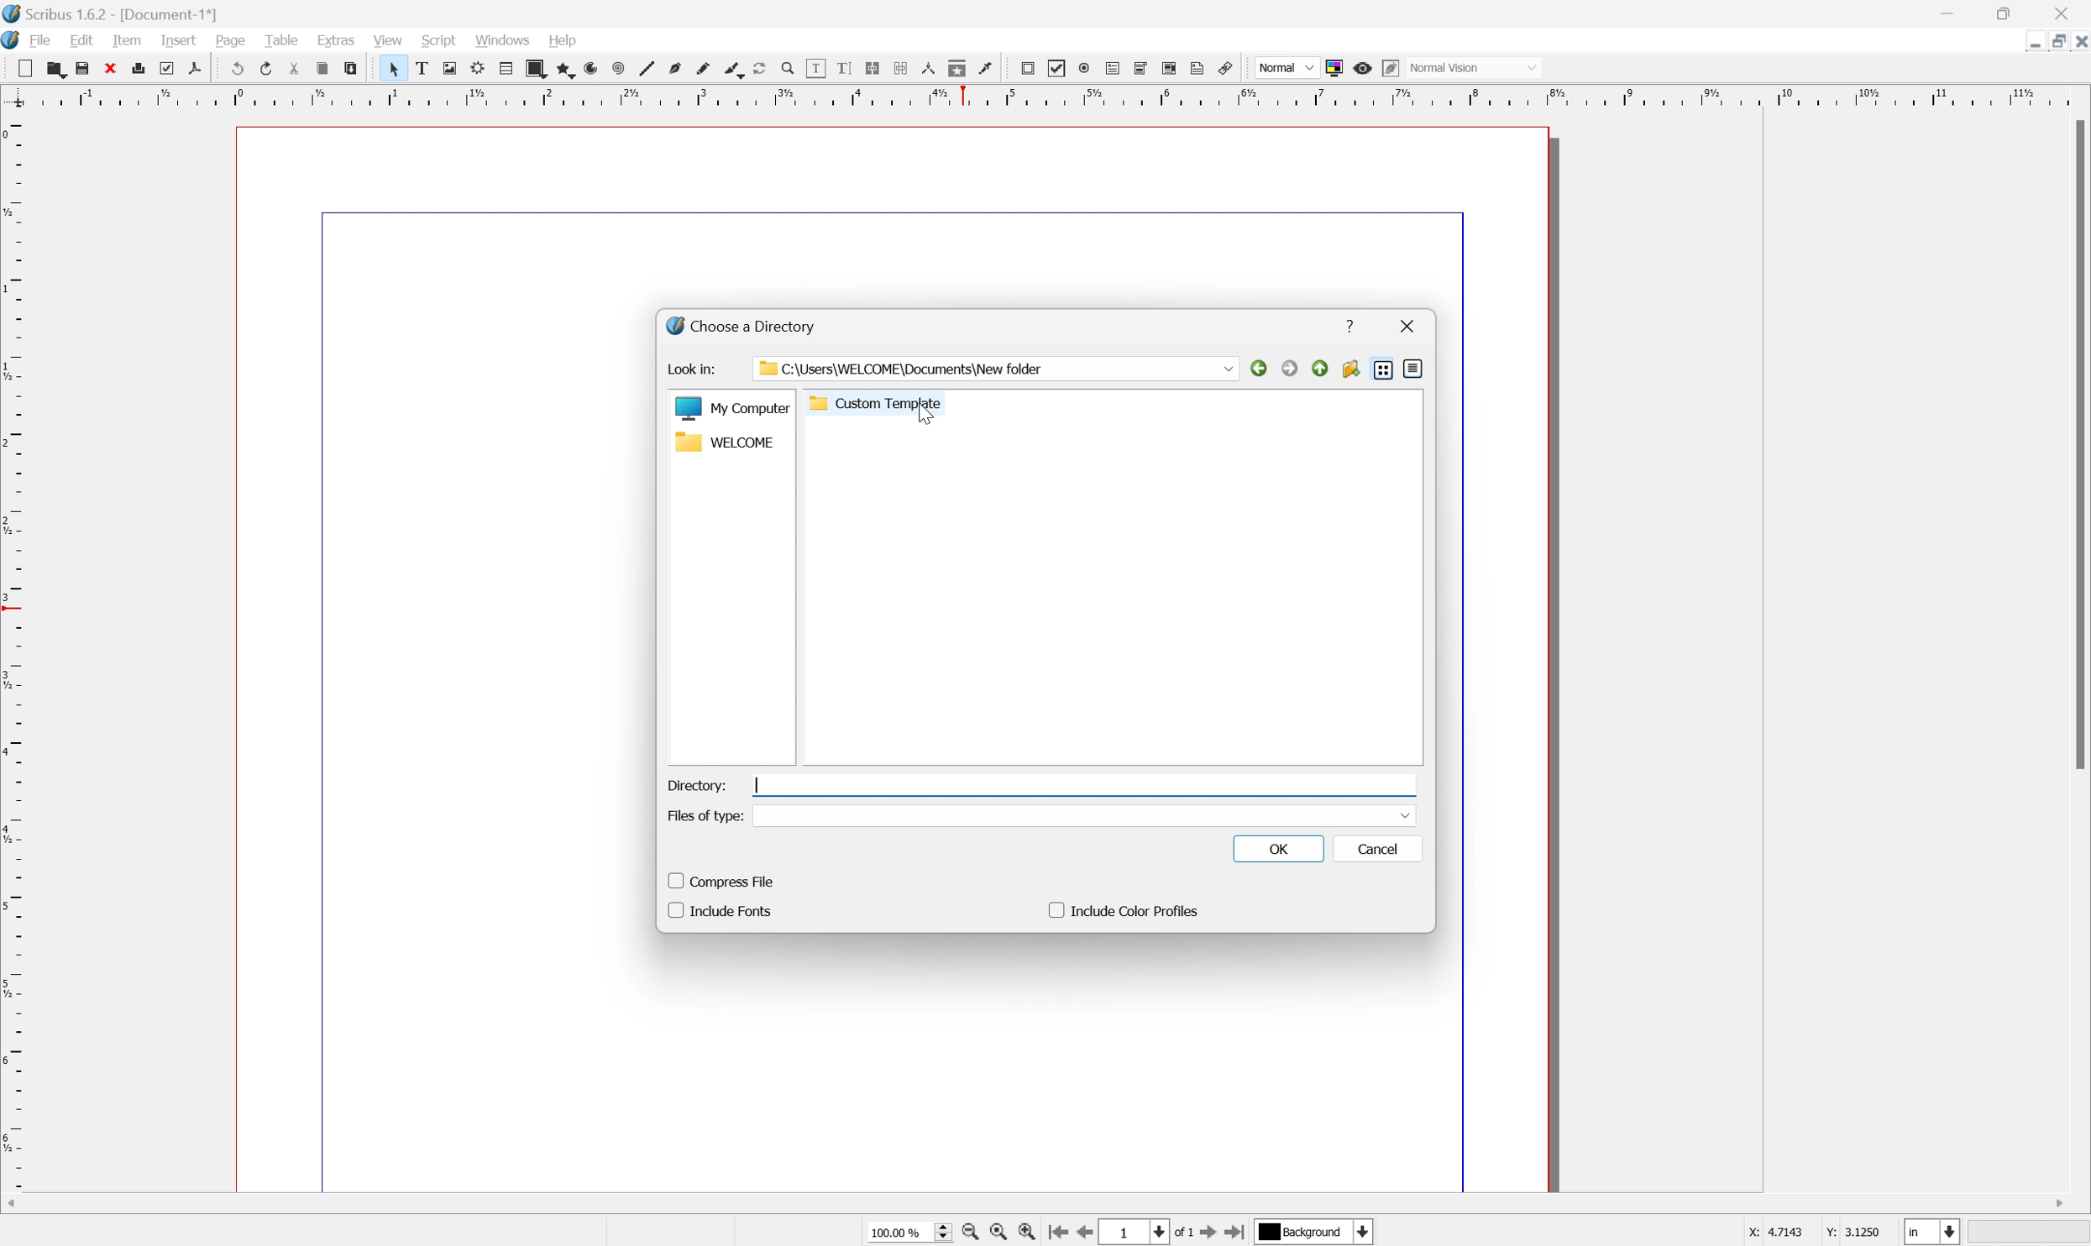 The image size is (2091, 1246). What do you see at coordinates (129, 39) in the screenshot?
I see `item` at bounding box center [129, 39].